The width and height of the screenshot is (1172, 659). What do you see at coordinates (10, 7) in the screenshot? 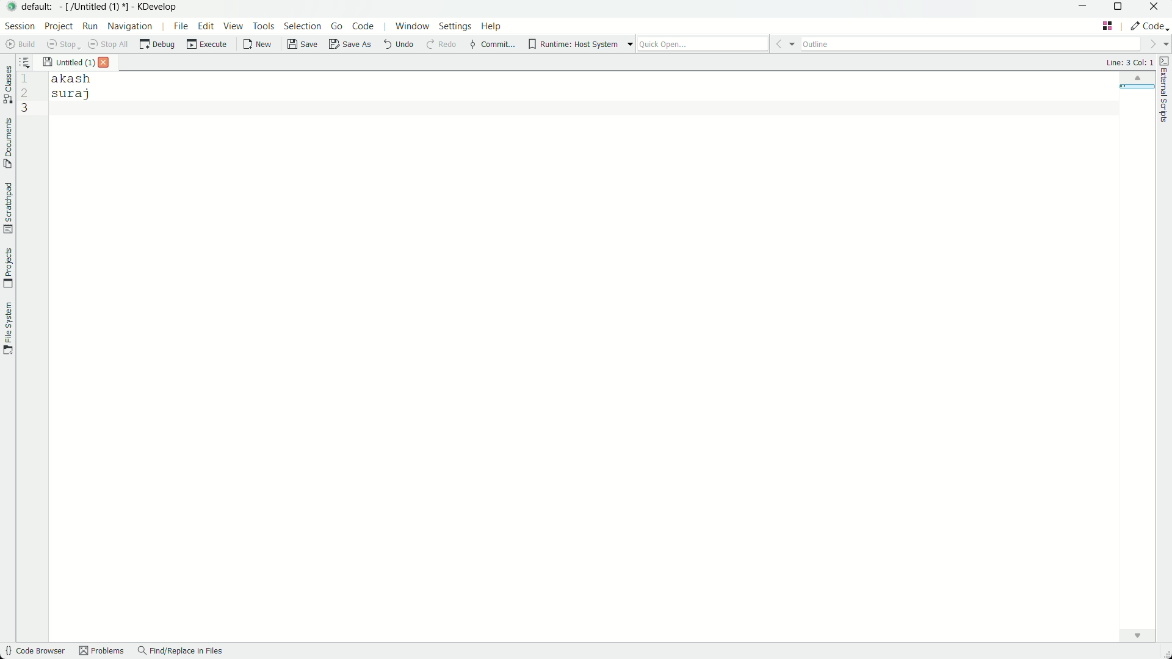
I see `app icon` at bounding box center [10, 7].